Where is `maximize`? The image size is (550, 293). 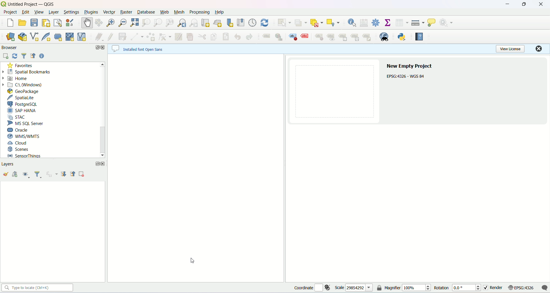 maximize is located at coordinates (525, 5).